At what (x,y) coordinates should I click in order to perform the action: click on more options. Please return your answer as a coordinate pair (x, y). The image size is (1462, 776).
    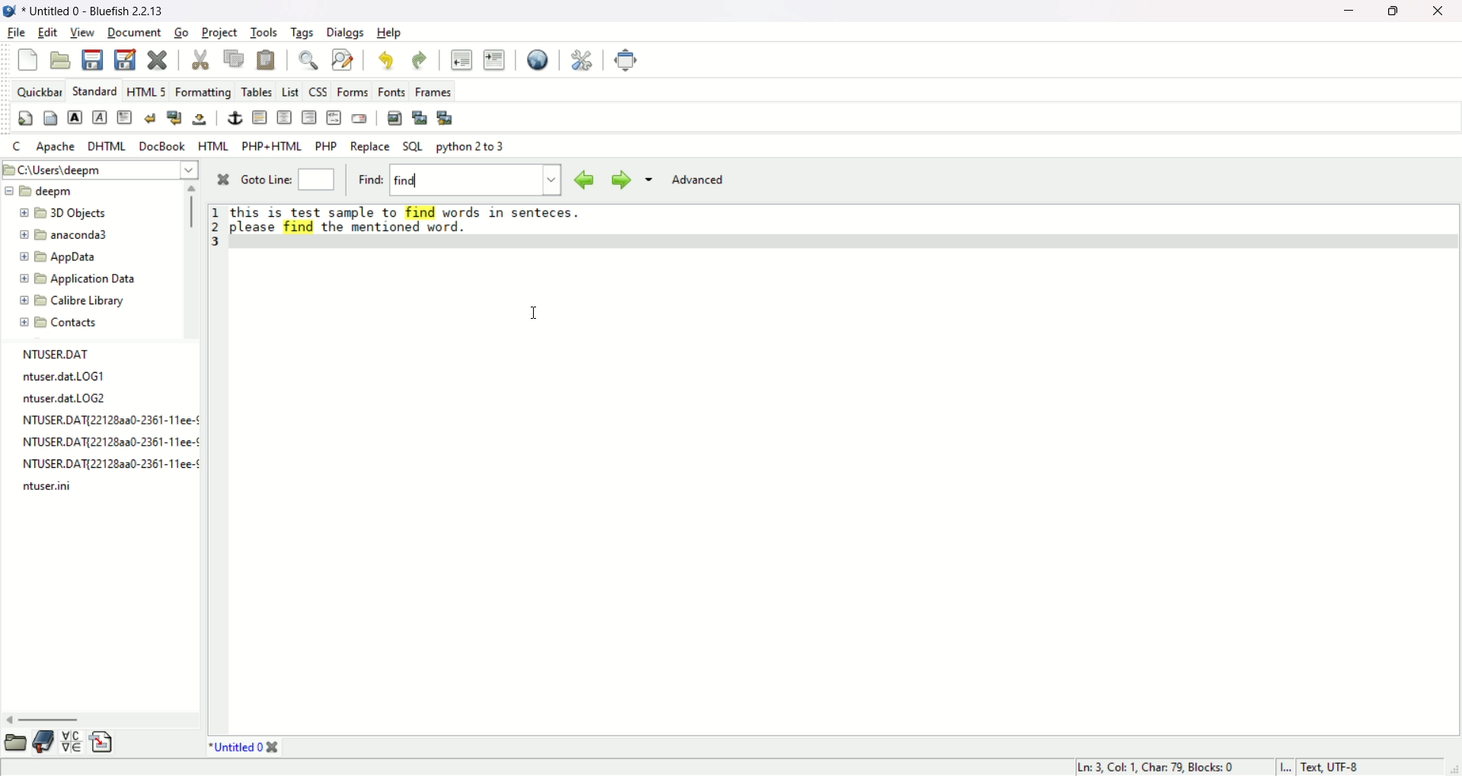
    Looking at the image, I should click on (647, 183).